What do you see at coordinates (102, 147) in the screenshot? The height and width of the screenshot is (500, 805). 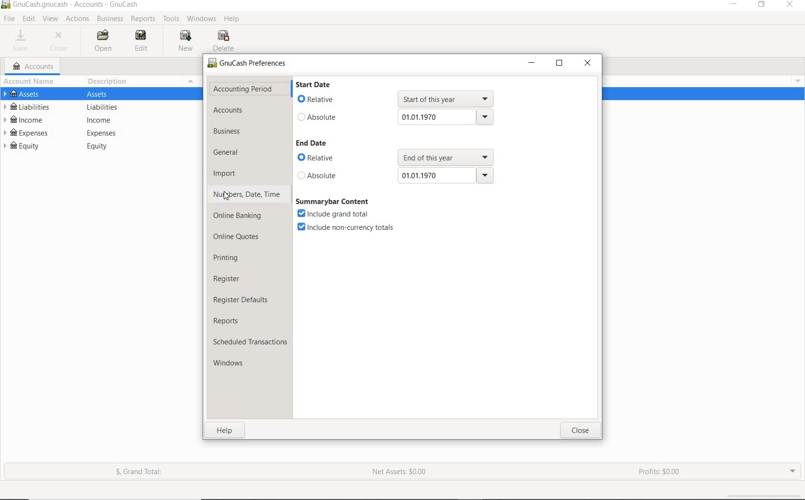 I see `EQUITY` at bounding box center [102, 147].